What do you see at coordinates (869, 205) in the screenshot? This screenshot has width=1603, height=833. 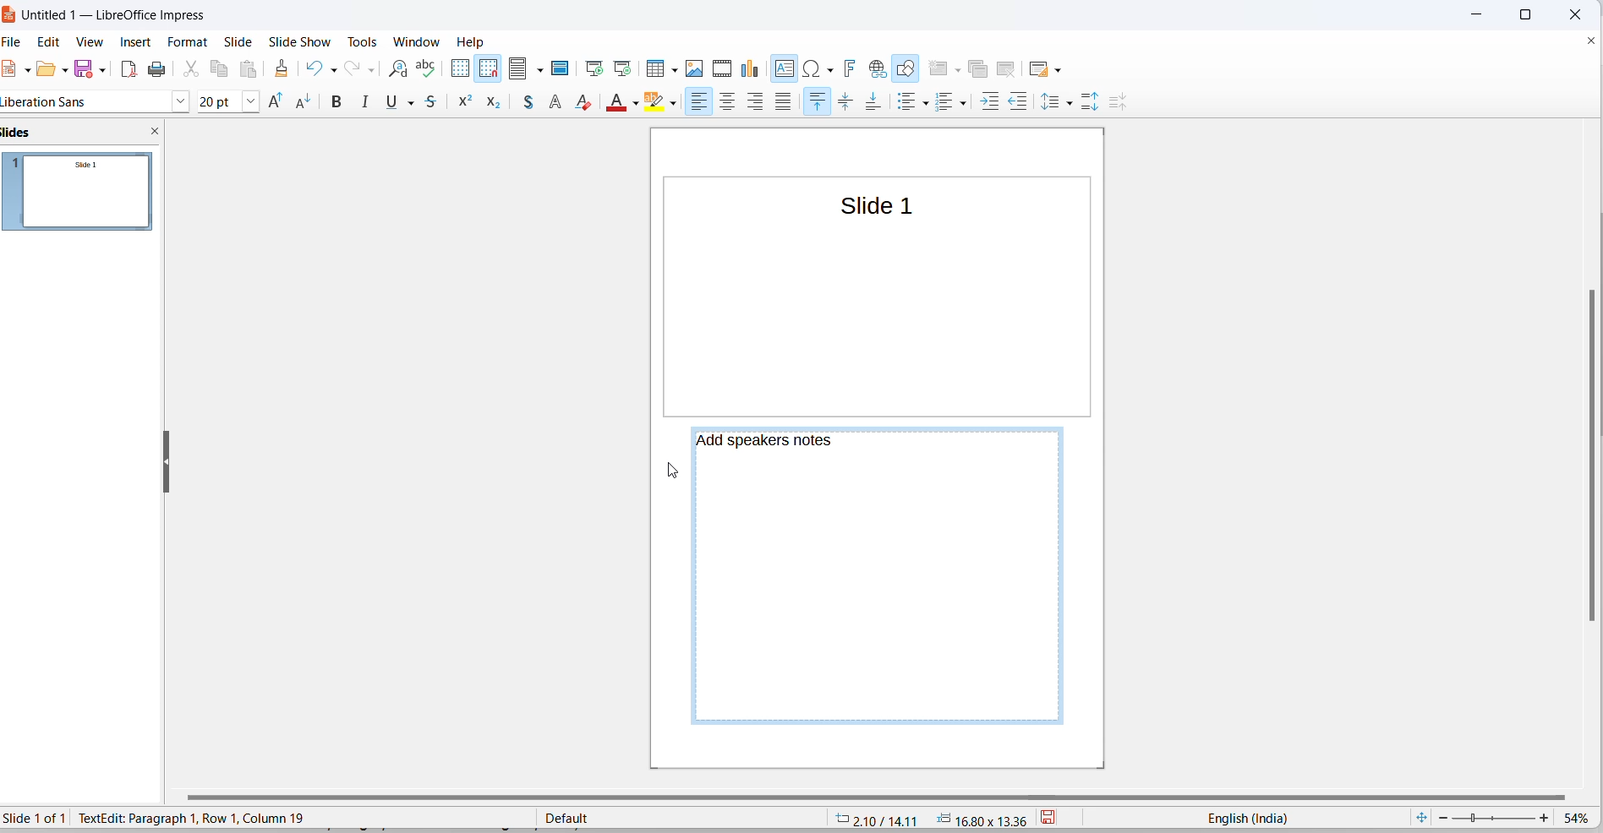 I see `slide title` at bounding box center [869, 205].